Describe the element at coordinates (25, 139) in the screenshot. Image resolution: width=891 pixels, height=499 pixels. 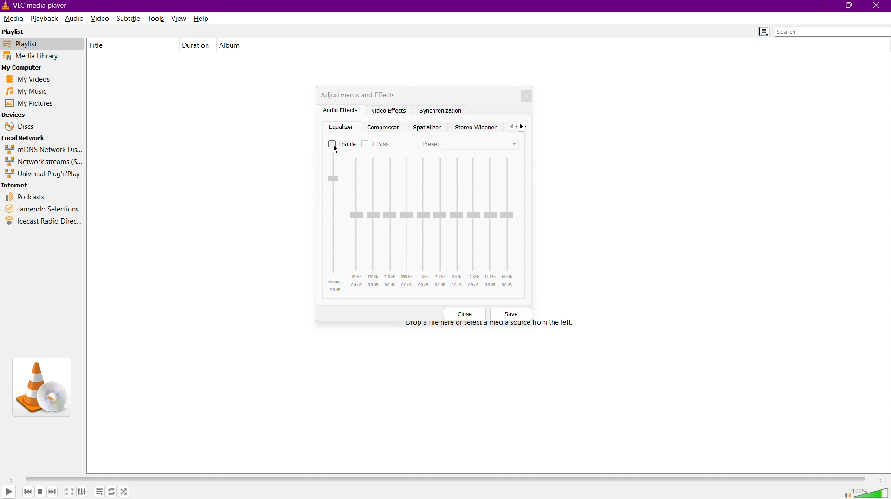
I see `Local Network` at that location.